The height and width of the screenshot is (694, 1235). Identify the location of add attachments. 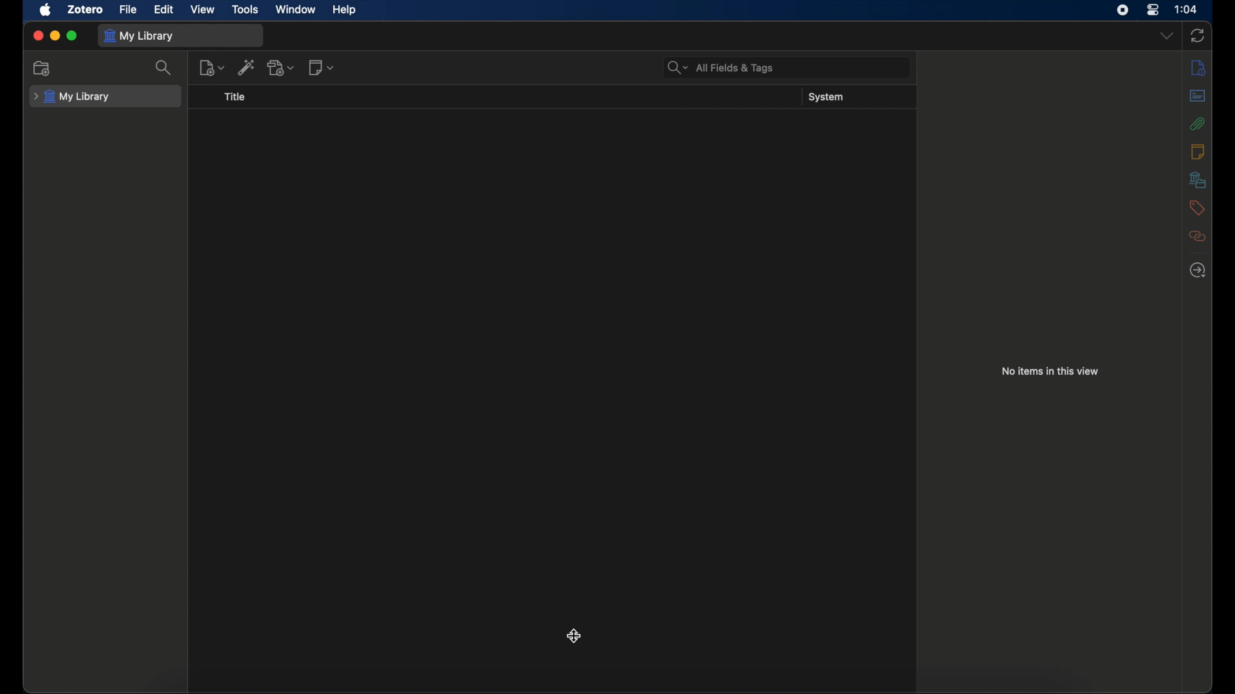
(282, 69).